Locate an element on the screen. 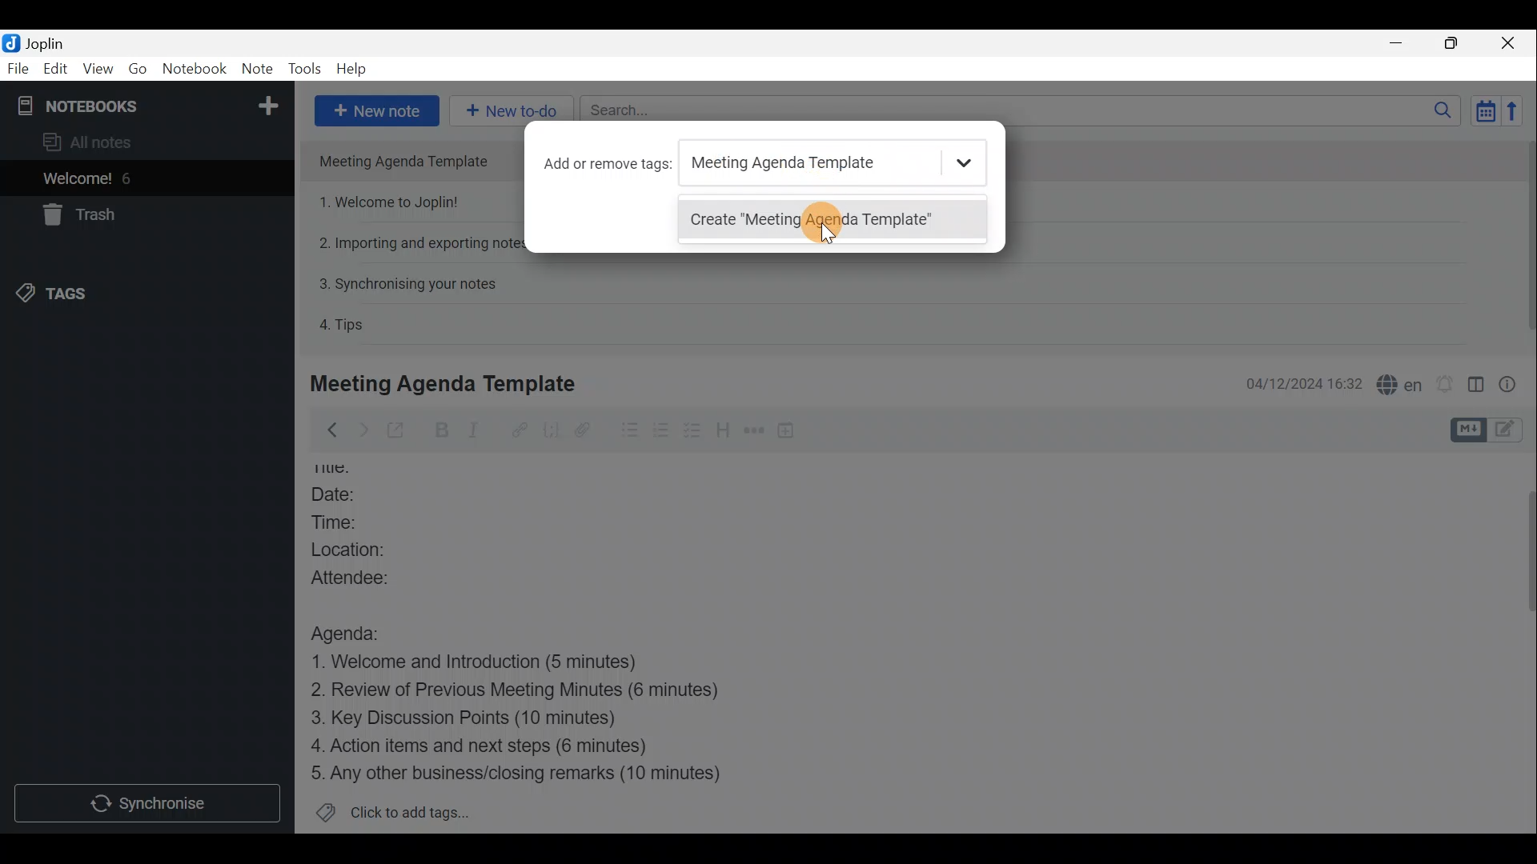  Maximise is located at coordinates (1452, 45).